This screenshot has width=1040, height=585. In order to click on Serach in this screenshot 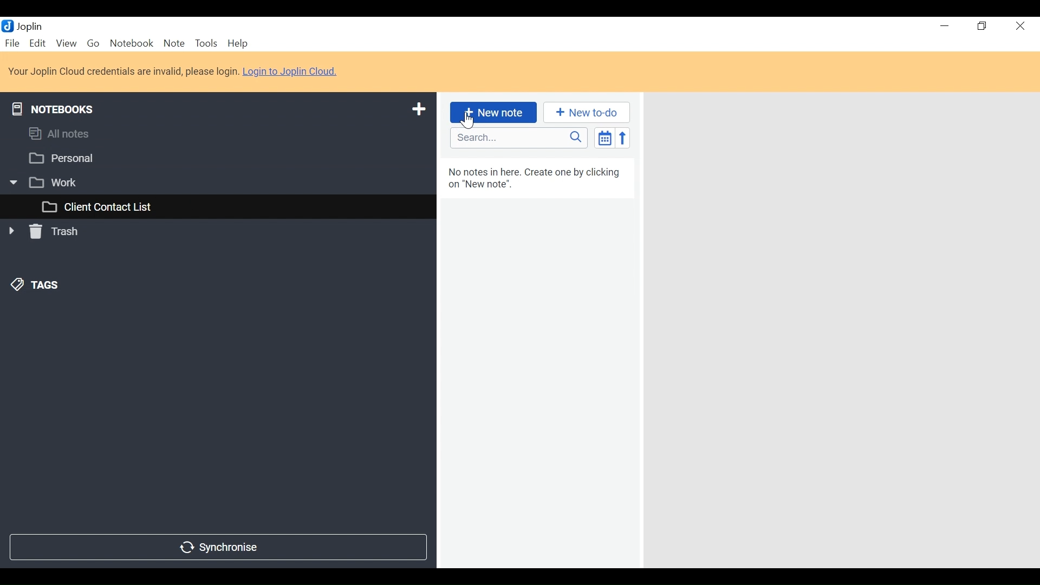, I will do `click(519, 138)`.